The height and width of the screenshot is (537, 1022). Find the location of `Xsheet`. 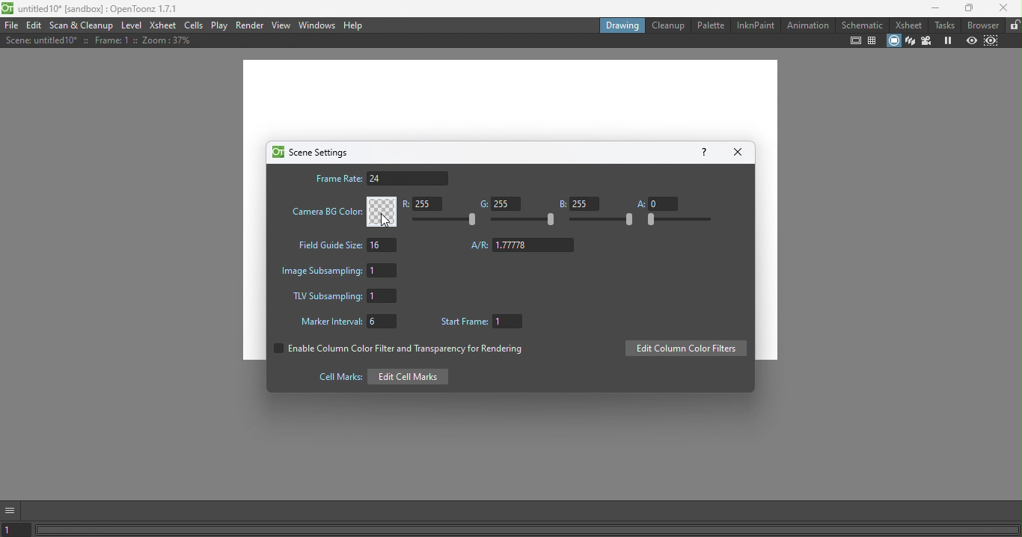

Xsheet is located at coordinates (162, 25).